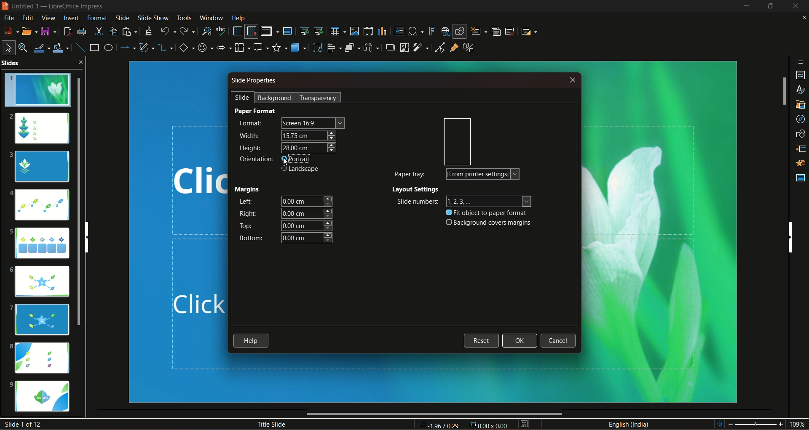  I want to click on crop image, so click(404, 47).